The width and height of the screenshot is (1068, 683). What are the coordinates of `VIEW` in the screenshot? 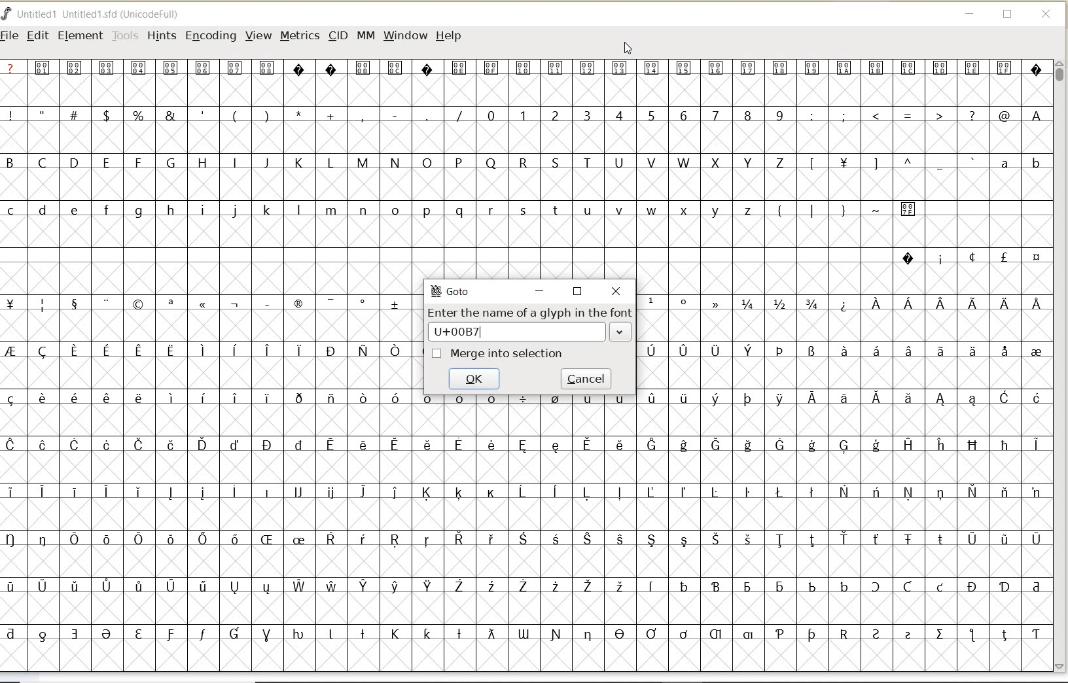 It's located at (258, 36).